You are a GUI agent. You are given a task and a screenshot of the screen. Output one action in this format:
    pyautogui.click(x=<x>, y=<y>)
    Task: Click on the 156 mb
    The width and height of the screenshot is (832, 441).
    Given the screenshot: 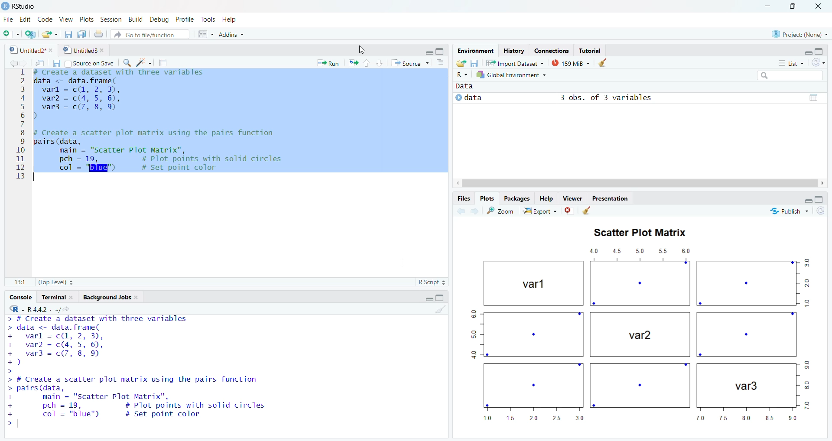 What is the action you would take?
    pyautogui.click(x=571, y=63)
    